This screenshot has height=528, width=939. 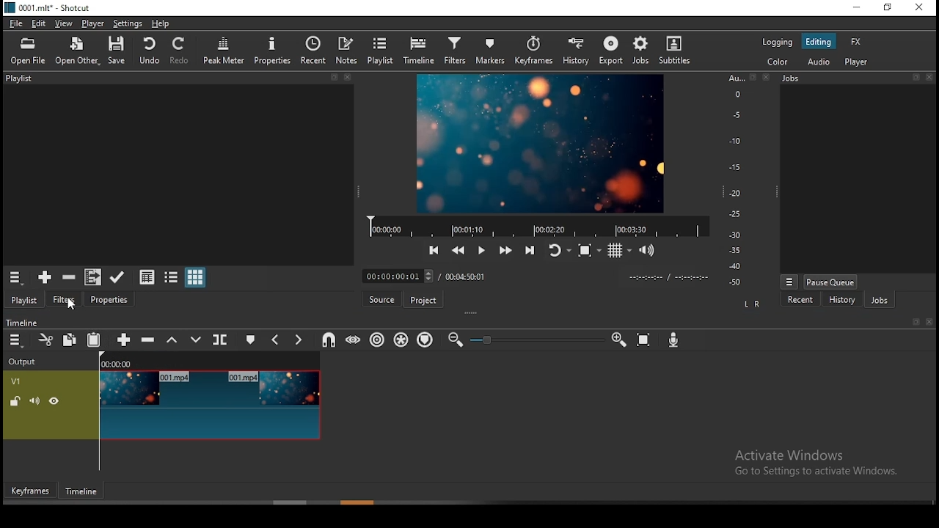 What do you see at coordinates (739, 181) in the screenshot?
I see `scale` at bounding box center [739, 181].